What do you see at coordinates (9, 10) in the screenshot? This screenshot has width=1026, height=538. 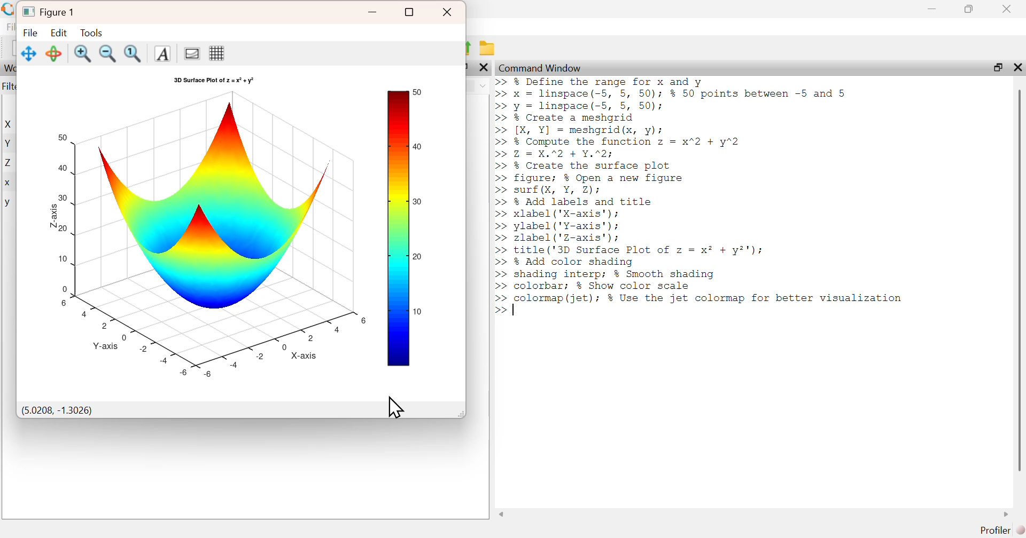 I see `Logo` at bounding box center [9, 10].